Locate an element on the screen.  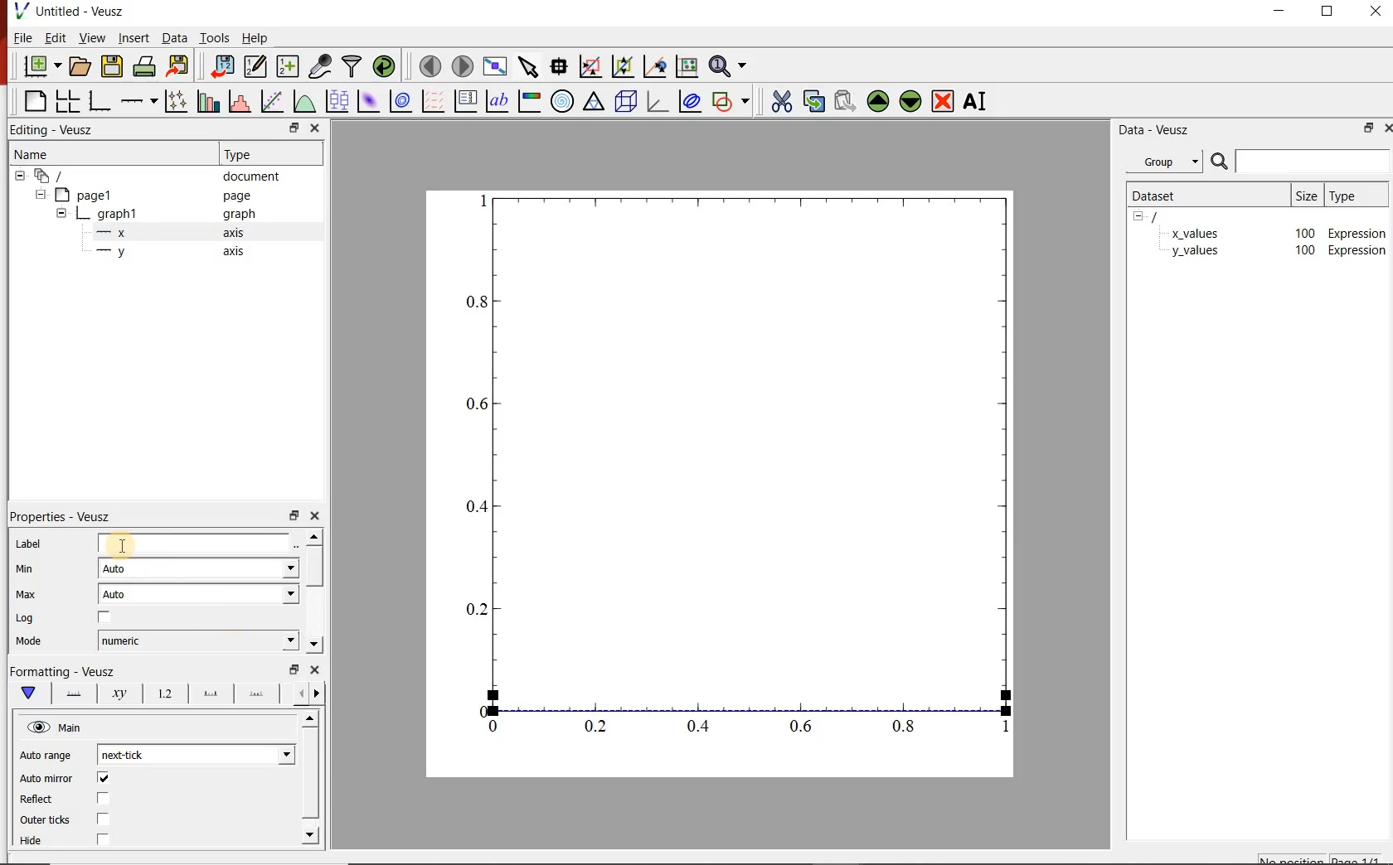
major ticks is located at coordinates (211, 693).